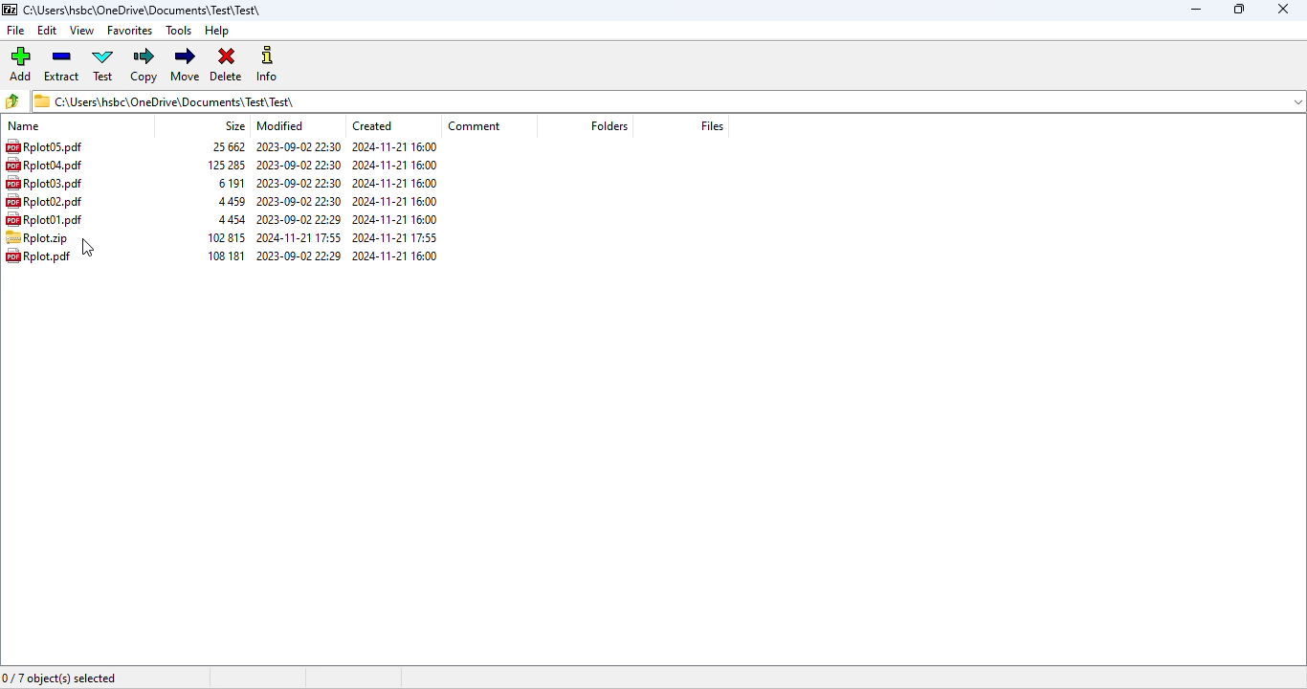 The image size is (1307, 689). I want to click on size, so click(234, 125).